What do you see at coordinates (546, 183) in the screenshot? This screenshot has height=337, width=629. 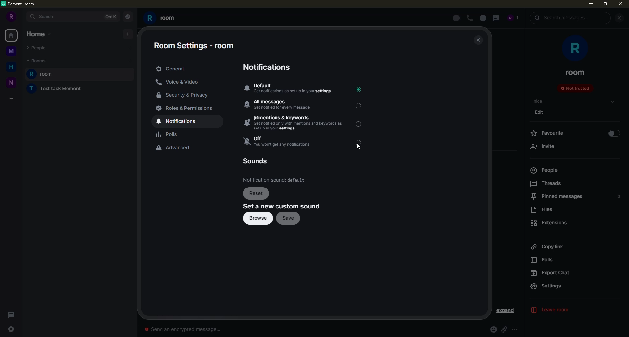 I see `threads` at bounding box center [546, 183].